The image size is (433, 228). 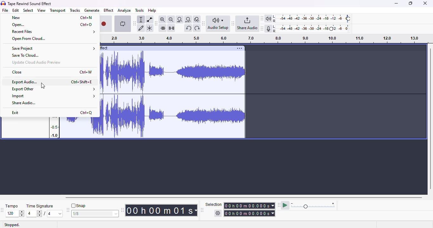 What do you see at coordinates (171, 29) in the screenshot?
I see `silence audio selection` at bounding box center [171, 29].